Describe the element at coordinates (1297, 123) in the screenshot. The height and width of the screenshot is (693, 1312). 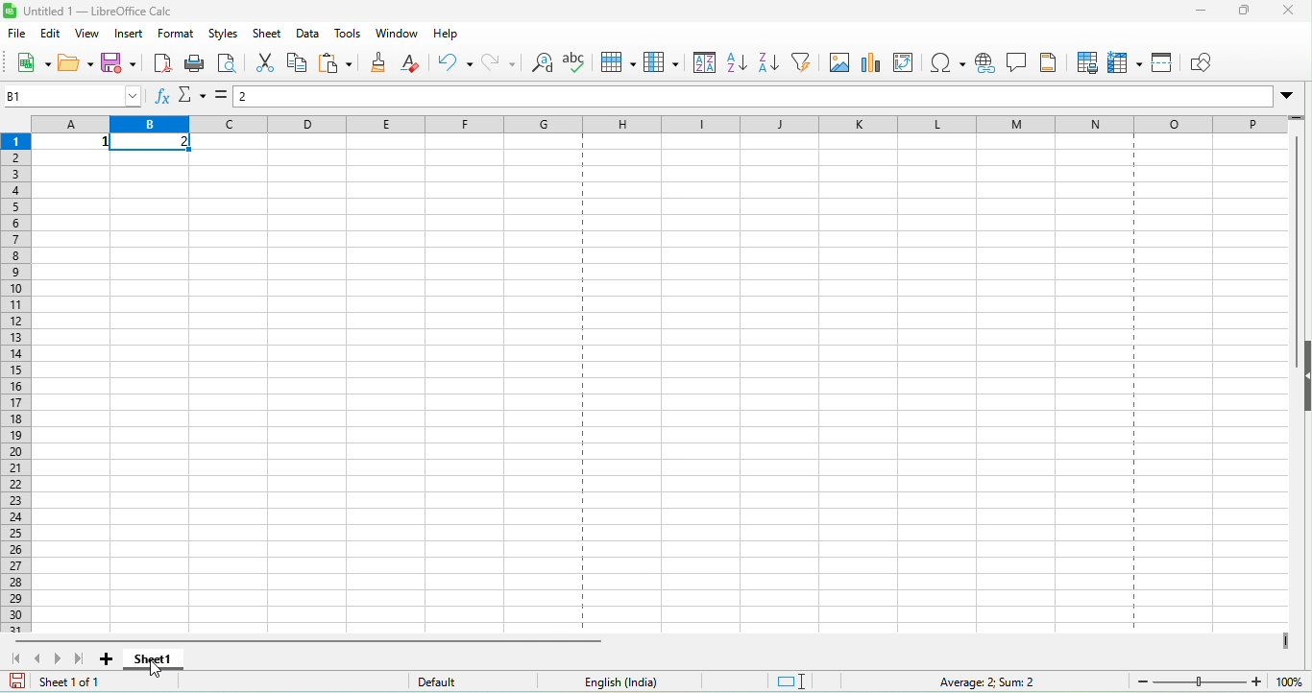
I see `rag to view rows` at that location.